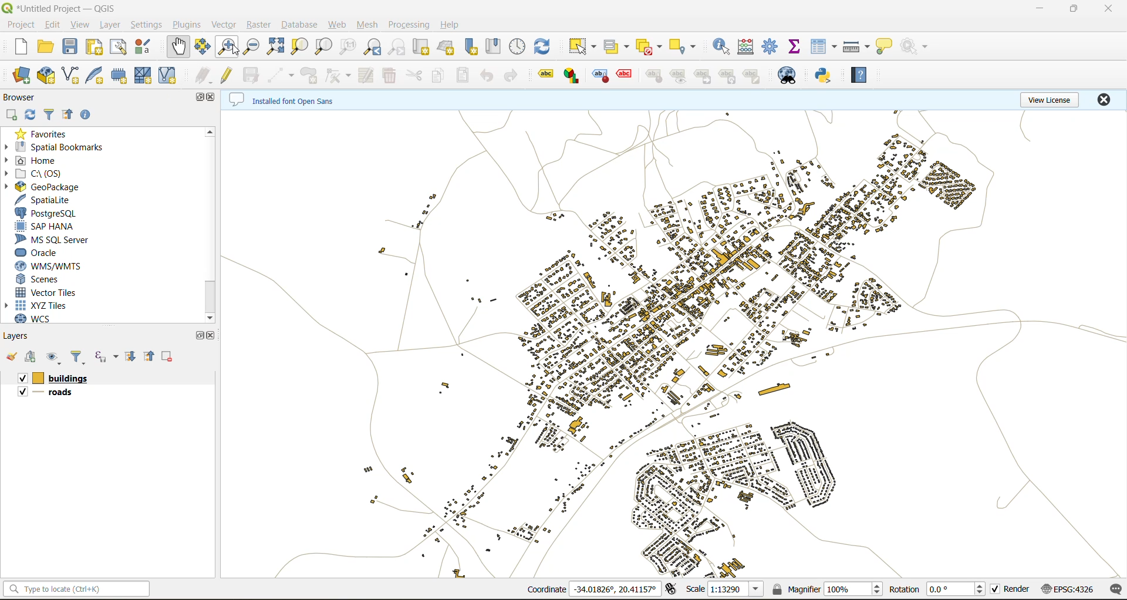 This screenshot has width=1127, height=600. What do you see at coordinates (1050, 98) in the screenshot?
I see `view license` at bounding box center [1050, 98].